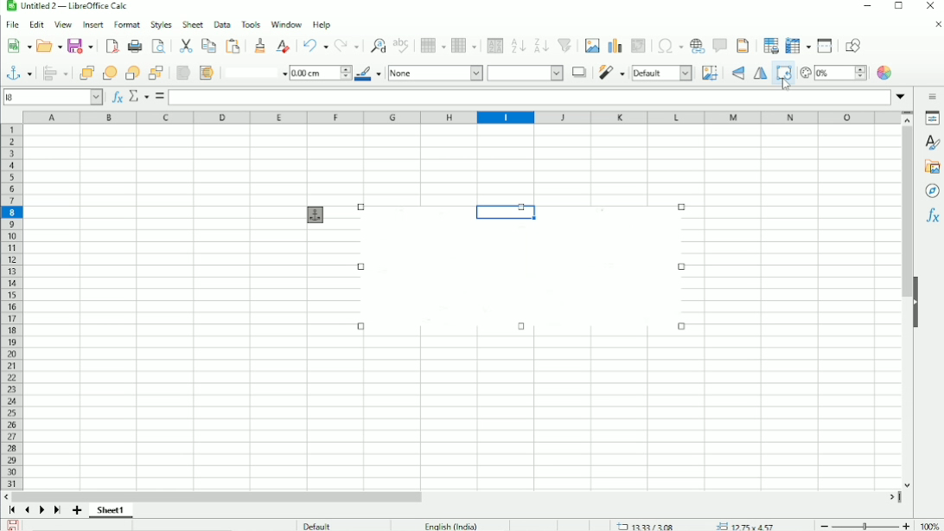 The image size is (944, 531). What do you see at coordinates (57, 511) in the screenshot?
I see `Scroll to last sheet` at bounding box center [57, 511].